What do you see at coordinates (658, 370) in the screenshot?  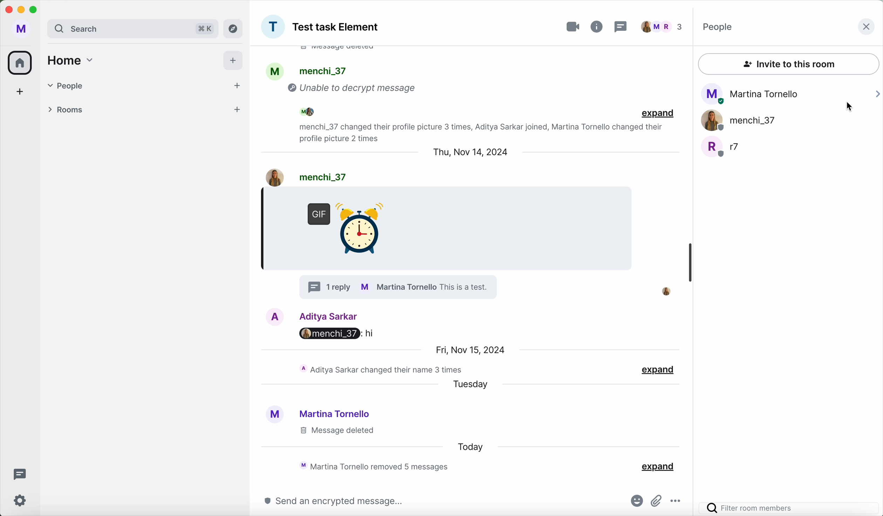 I see `expand` at bounding box center [658, 370].